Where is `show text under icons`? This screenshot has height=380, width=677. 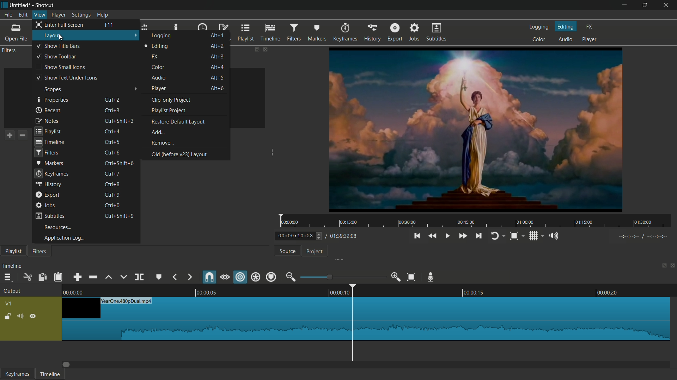
show text under icons is located at coordinates (67, 78).